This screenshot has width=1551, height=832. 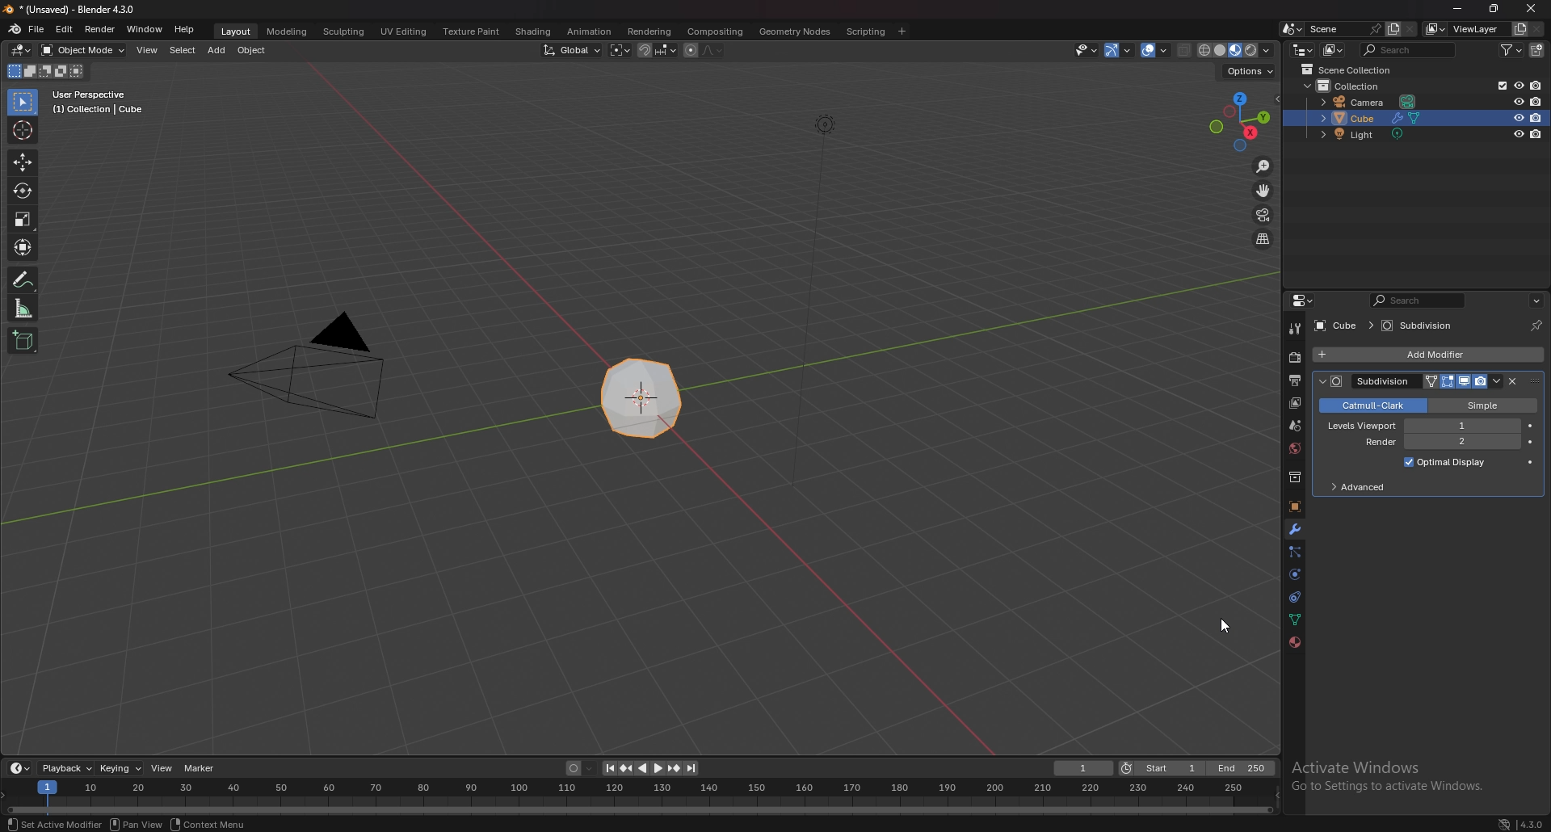 What do you see at coordinates (571, 50) in the screenshot?
I see `transform orientation` at bounding box center [571, 50].